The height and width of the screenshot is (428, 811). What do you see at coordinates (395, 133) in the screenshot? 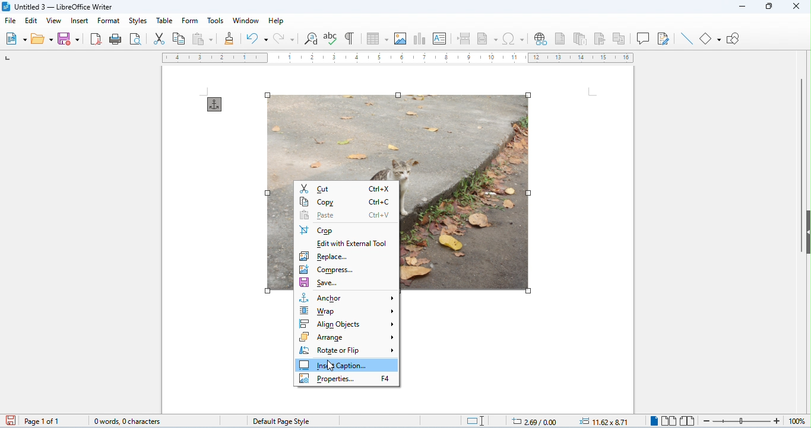
I see `image of cat` at bounding box center [395, 133].